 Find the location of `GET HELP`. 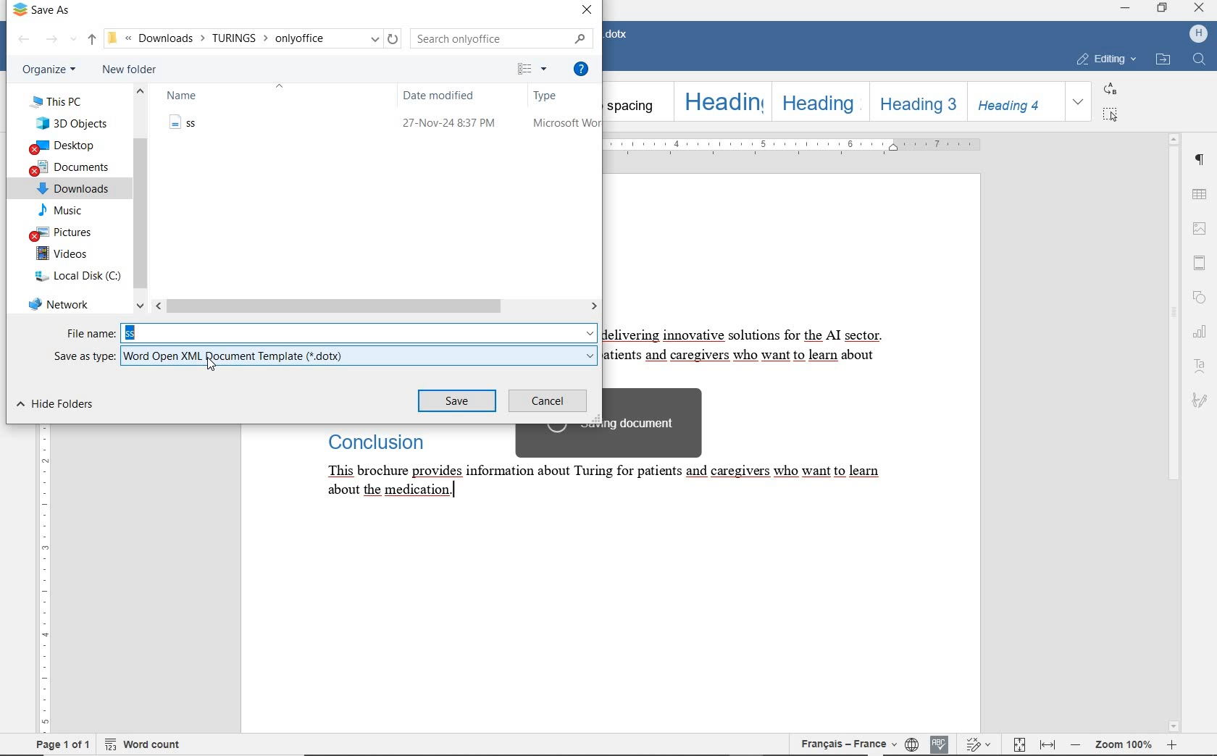

GET HELP is located at coordinates (581, 69).